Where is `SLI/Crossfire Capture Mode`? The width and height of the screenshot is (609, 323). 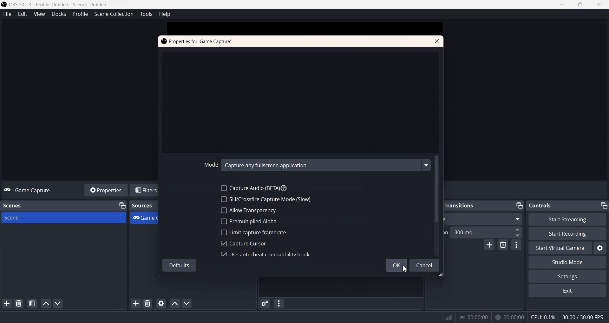 SLI/Crossfire Capture Mode is located at coordinates (266, 199).